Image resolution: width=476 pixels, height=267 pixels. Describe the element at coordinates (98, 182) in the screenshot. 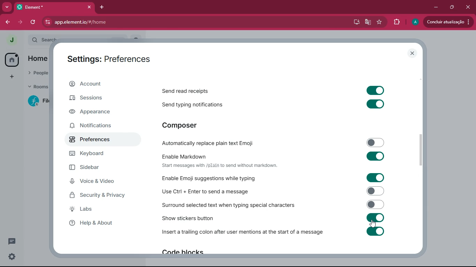

I see `voice & video` at that location.